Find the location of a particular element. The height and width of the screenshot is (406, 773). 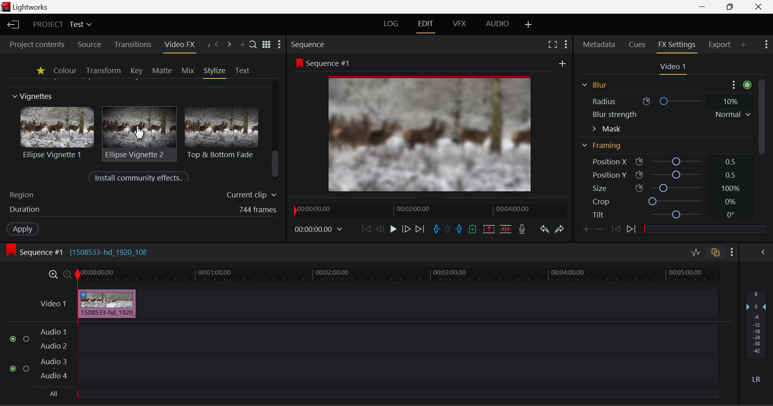

Source is located at coordinates (88, 44).